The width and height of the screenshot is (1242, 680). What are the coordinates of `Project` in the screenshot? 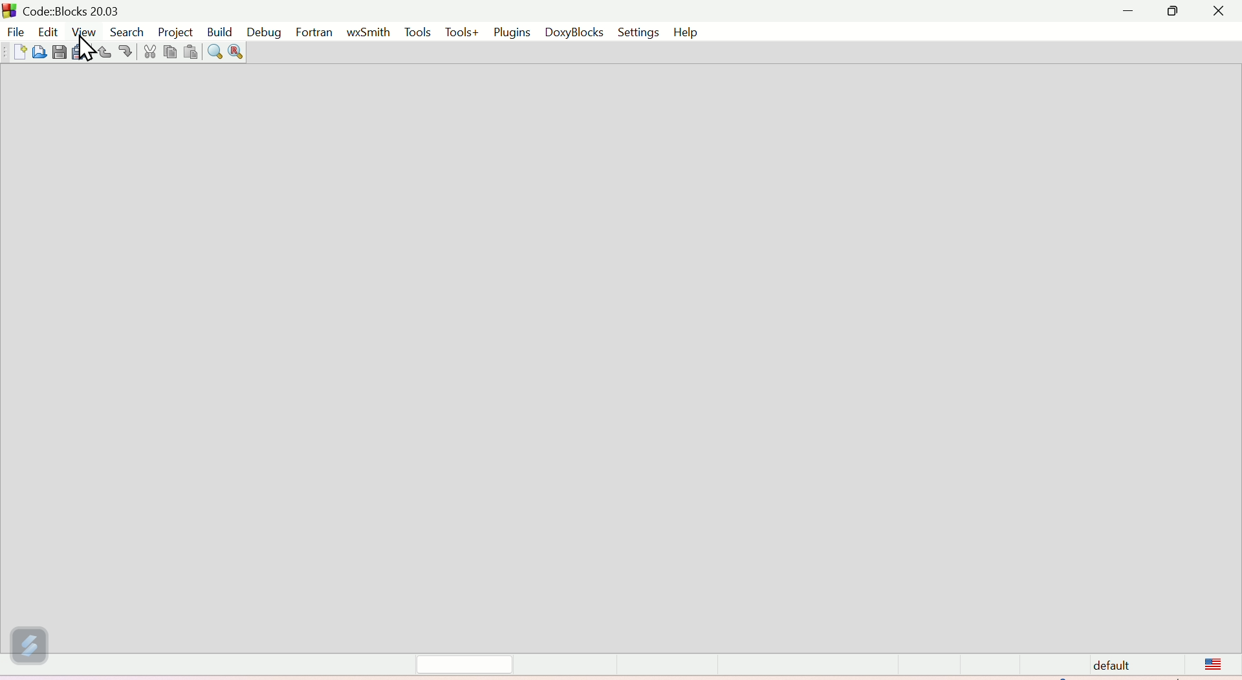 It's located at (173, 31).